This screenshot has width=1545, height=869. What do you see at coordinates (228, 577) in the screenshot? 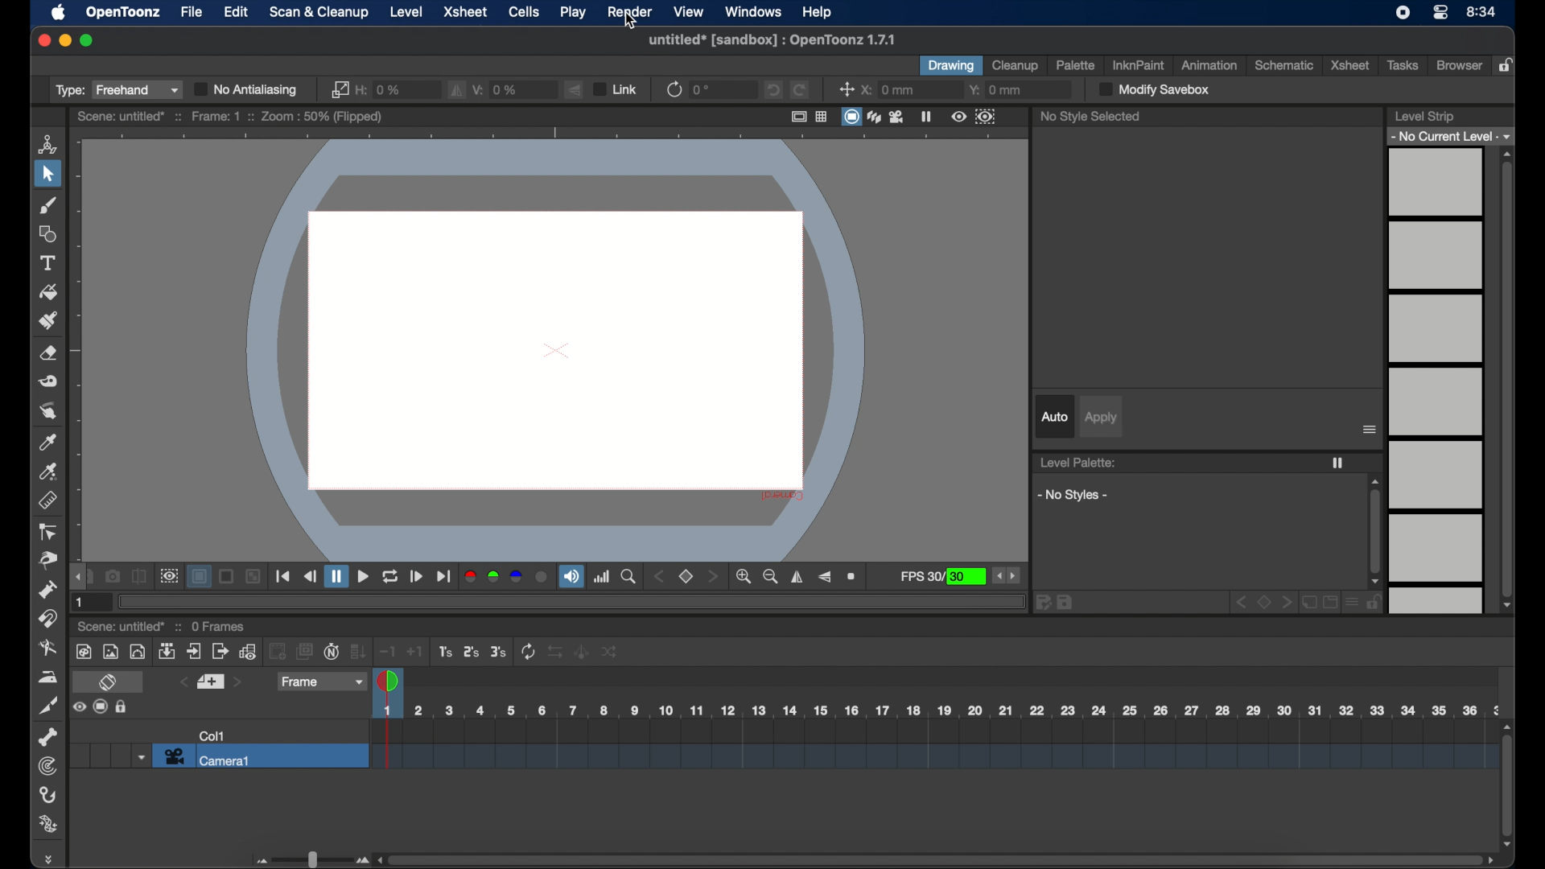
I see `` at bounding box center [228, 577].